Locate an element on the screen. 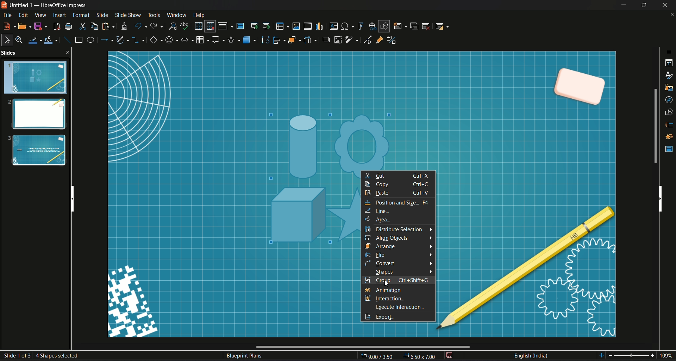 Image resolution: width=676 pixels, height=361 pixels. Close is located at coordinates (665, 5).